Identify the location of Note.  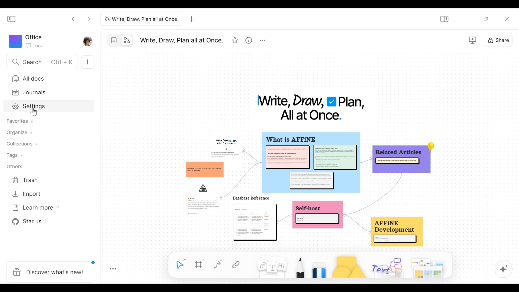
(271, 268).